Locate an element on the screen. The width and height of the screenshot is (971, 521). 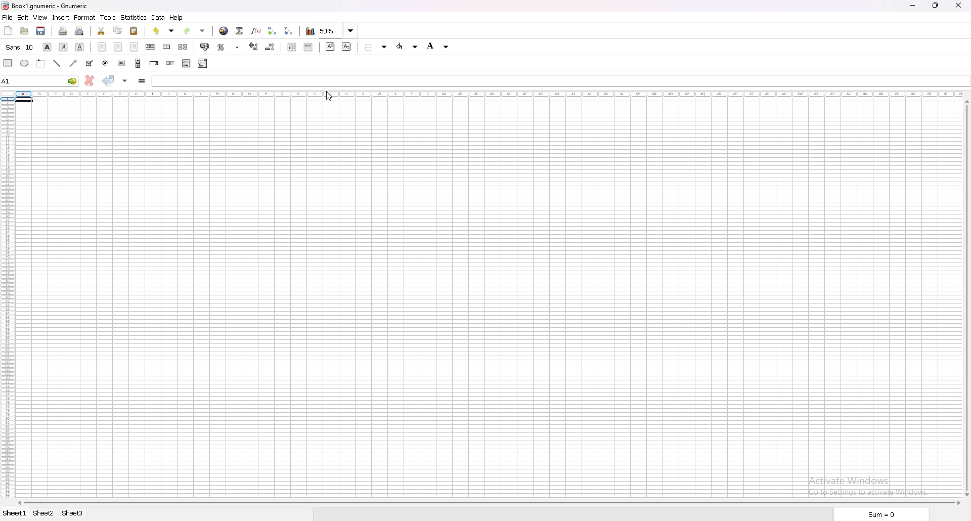
view is located at coordinates (40, 17).